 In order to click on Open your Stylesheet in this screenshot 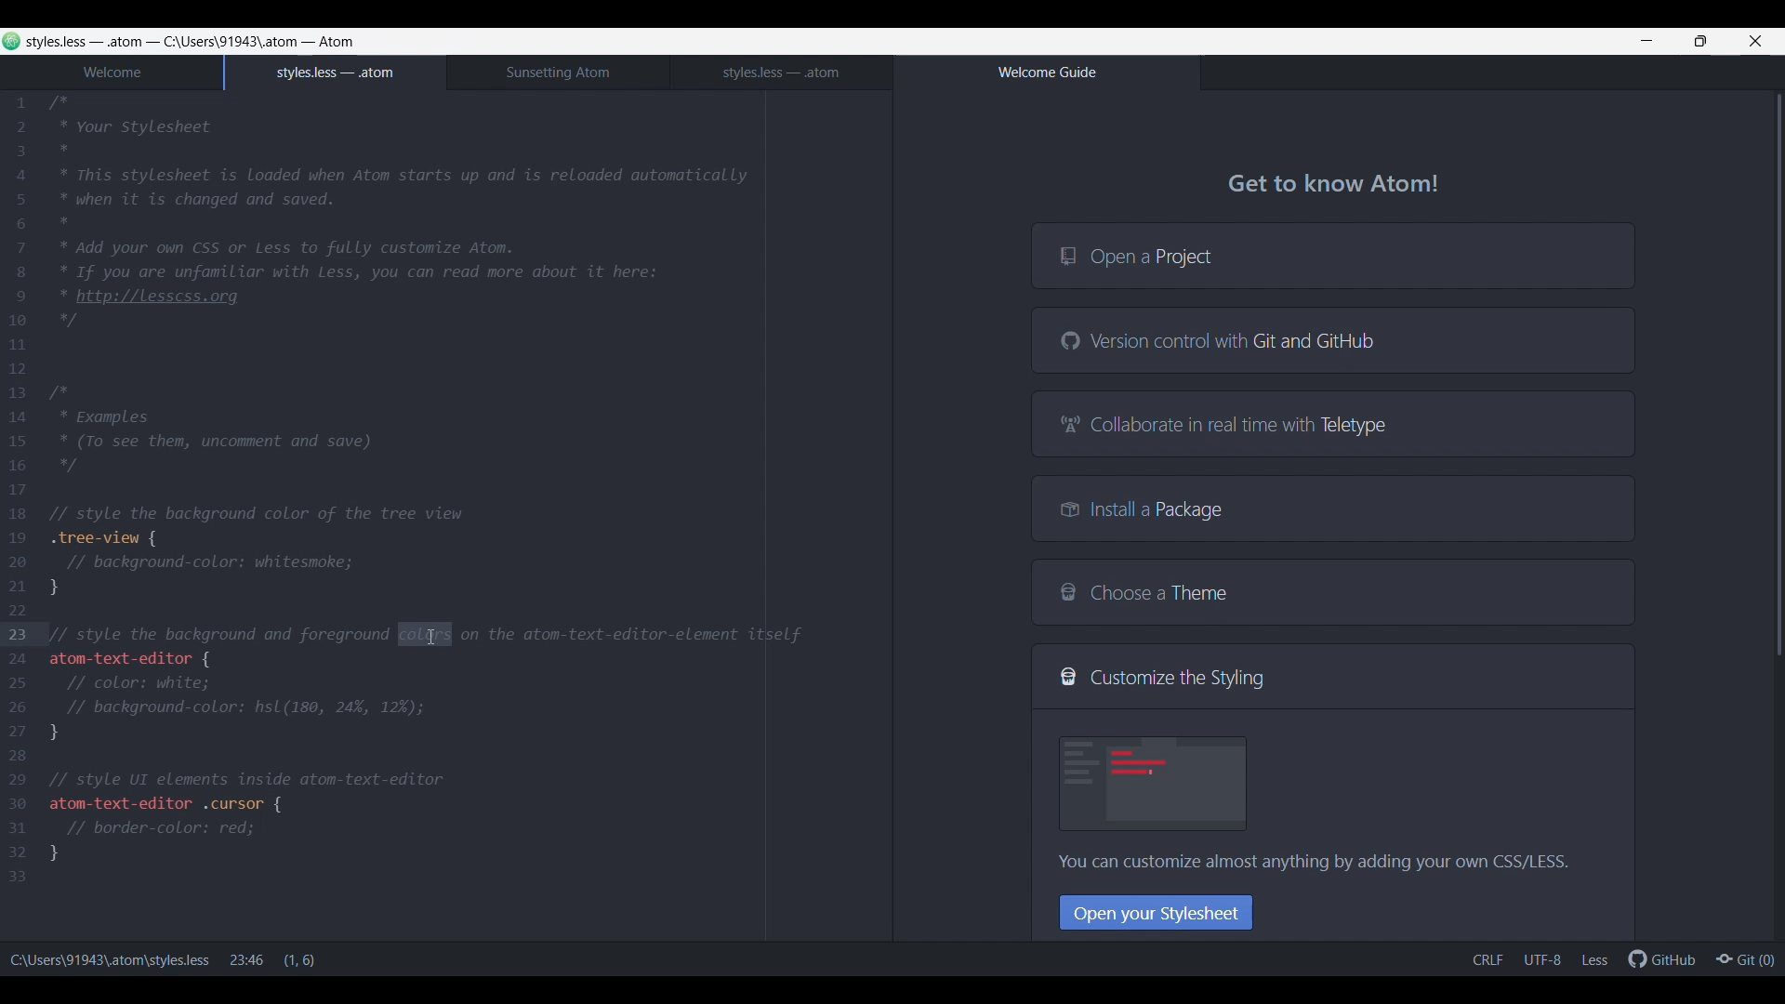, I will do `click(1157, 912)`.